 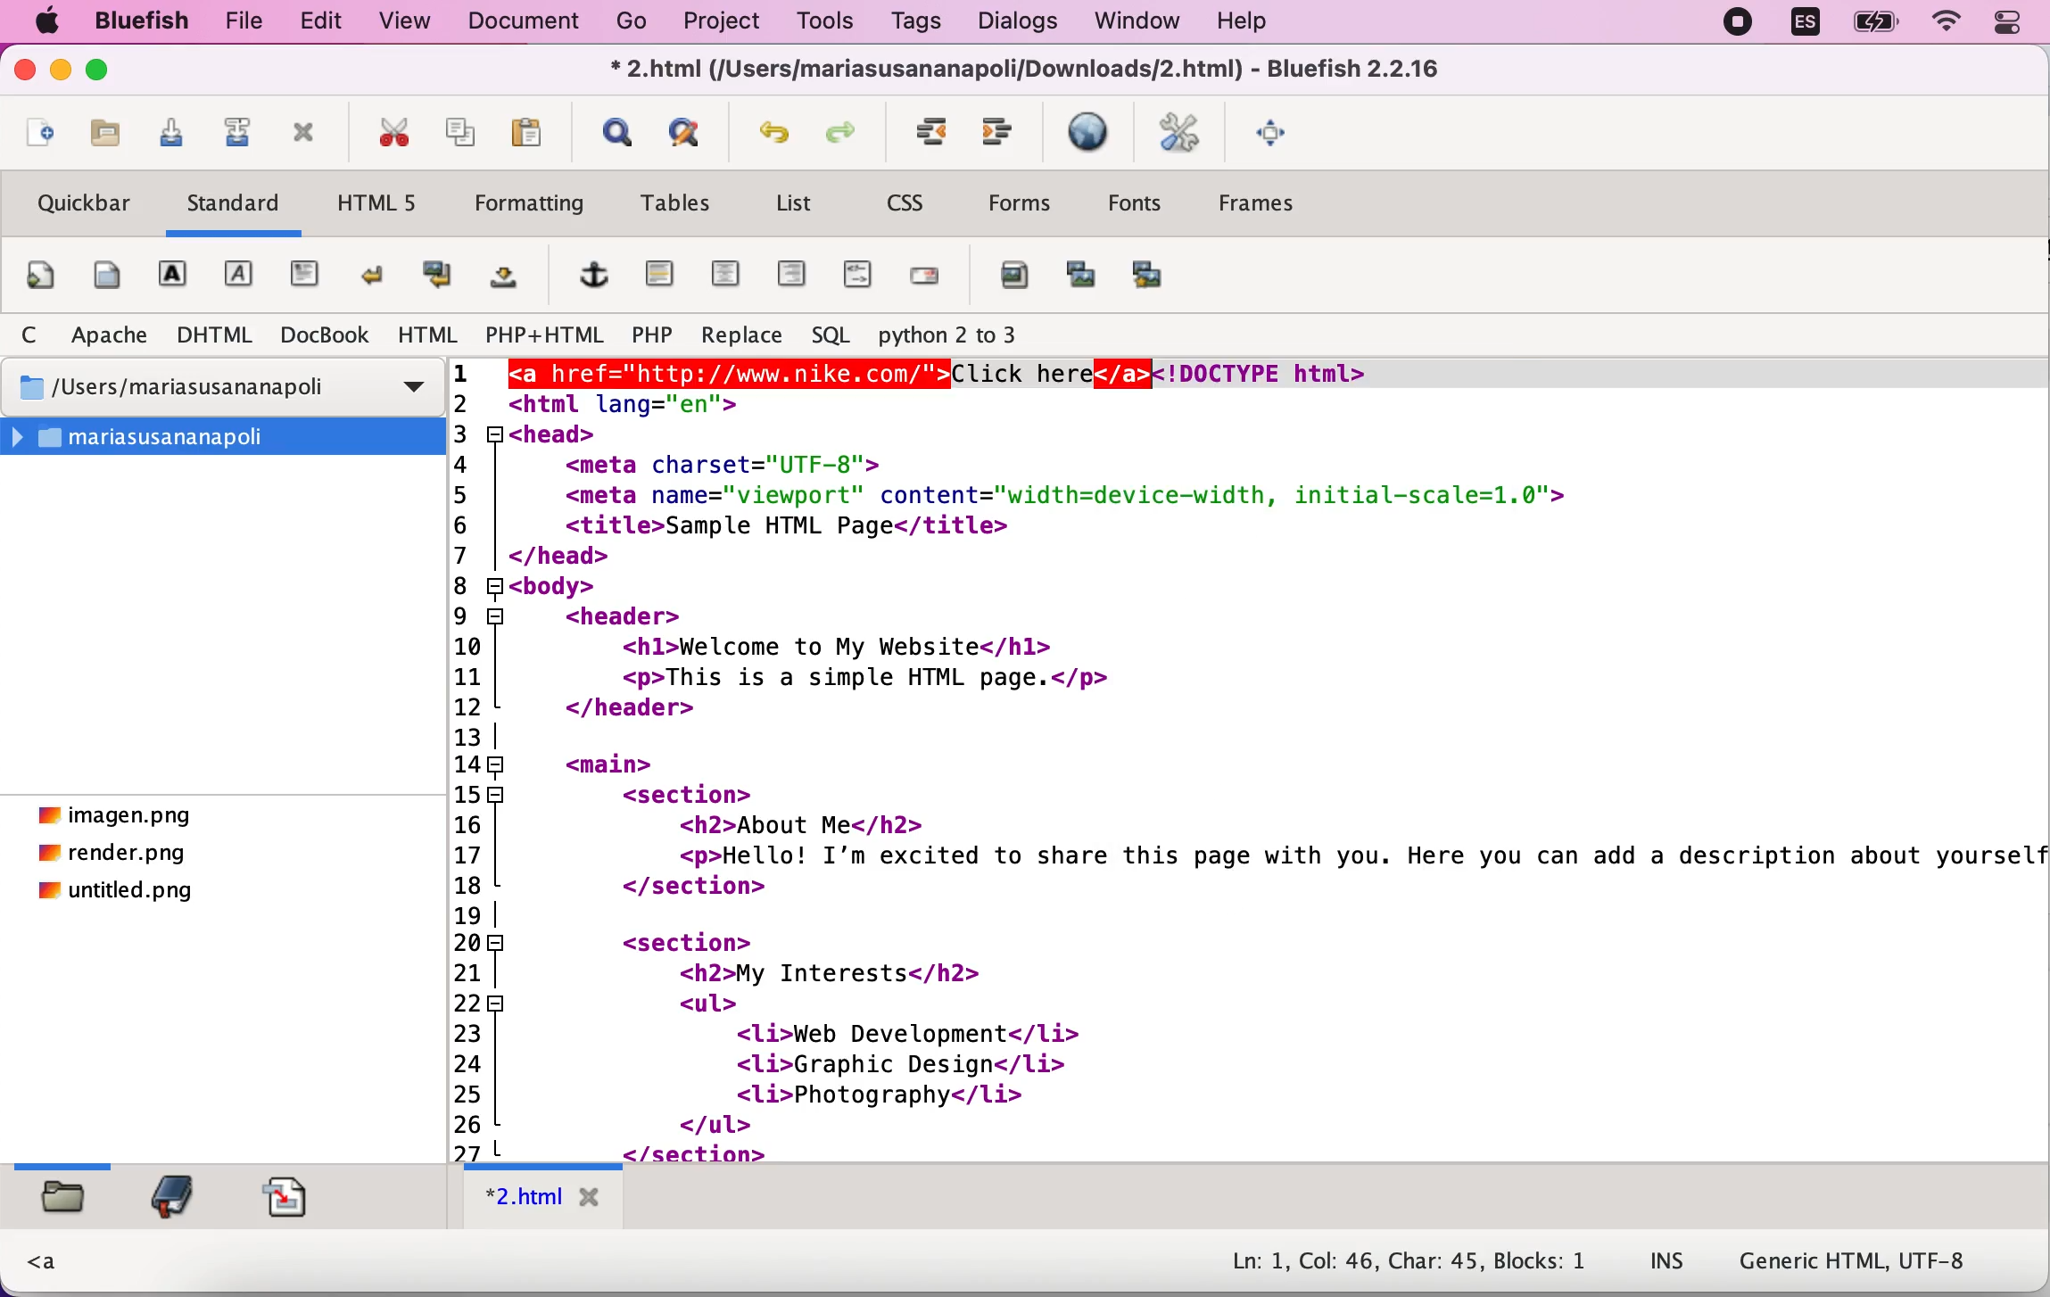 I want to click on tools, so click(x=831, y=19).